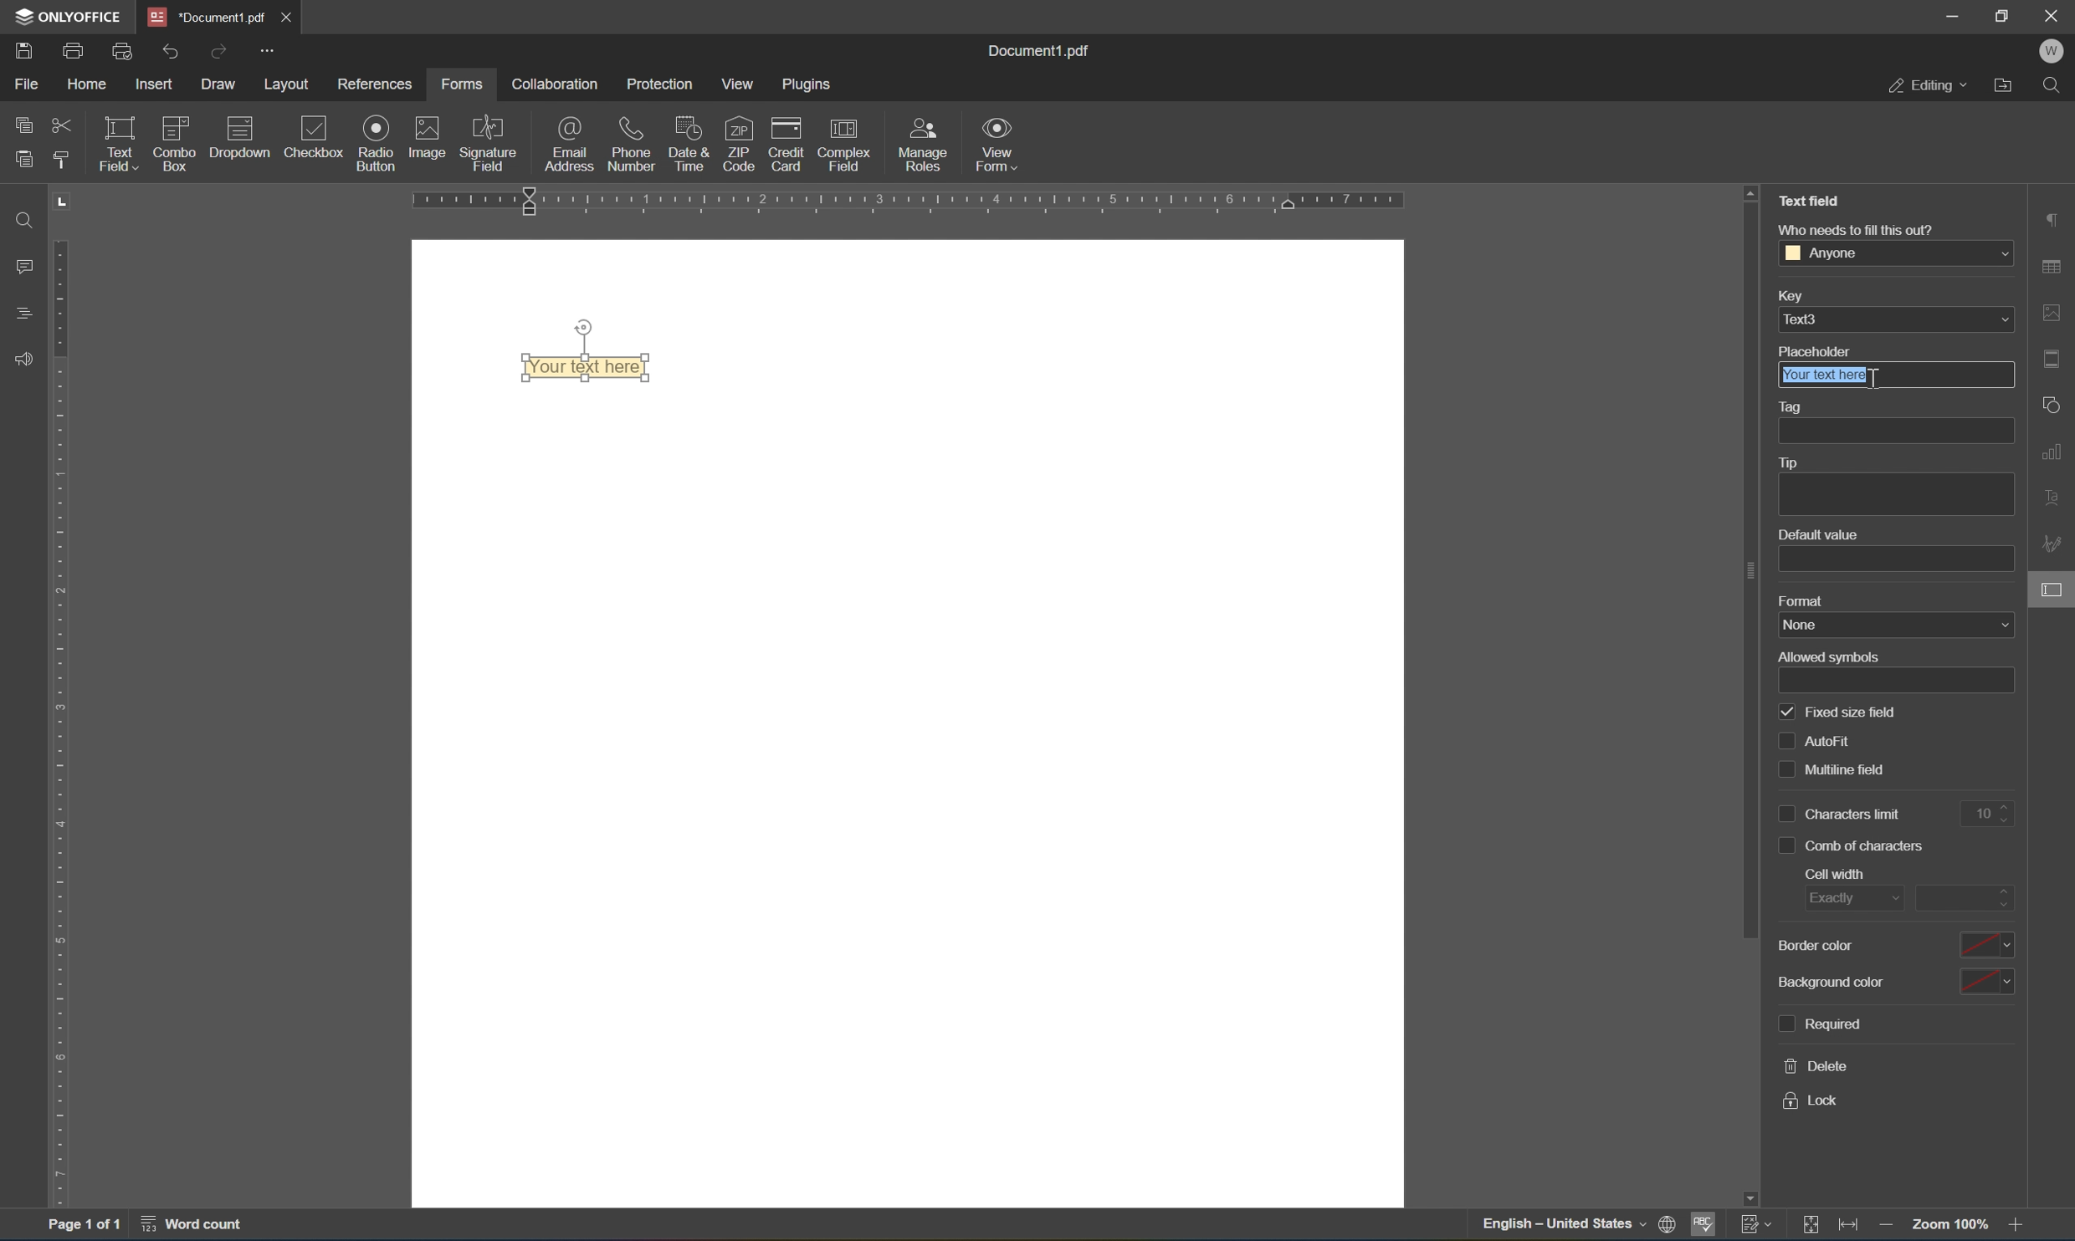 The width and height of the screenshot is (2075, 1241). Describe the element at coordinates (2023, 1228) in the screenshot. I see `zoom in` at that location.